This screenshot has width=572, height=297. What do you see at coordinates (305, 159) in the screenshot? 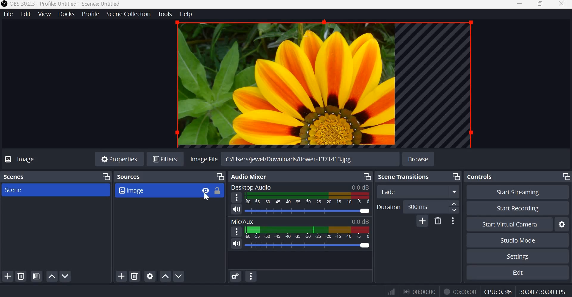
I see `C:/Users/jewel/Downloads/flower-1371413.jpg` at bounding box center [305, 159].